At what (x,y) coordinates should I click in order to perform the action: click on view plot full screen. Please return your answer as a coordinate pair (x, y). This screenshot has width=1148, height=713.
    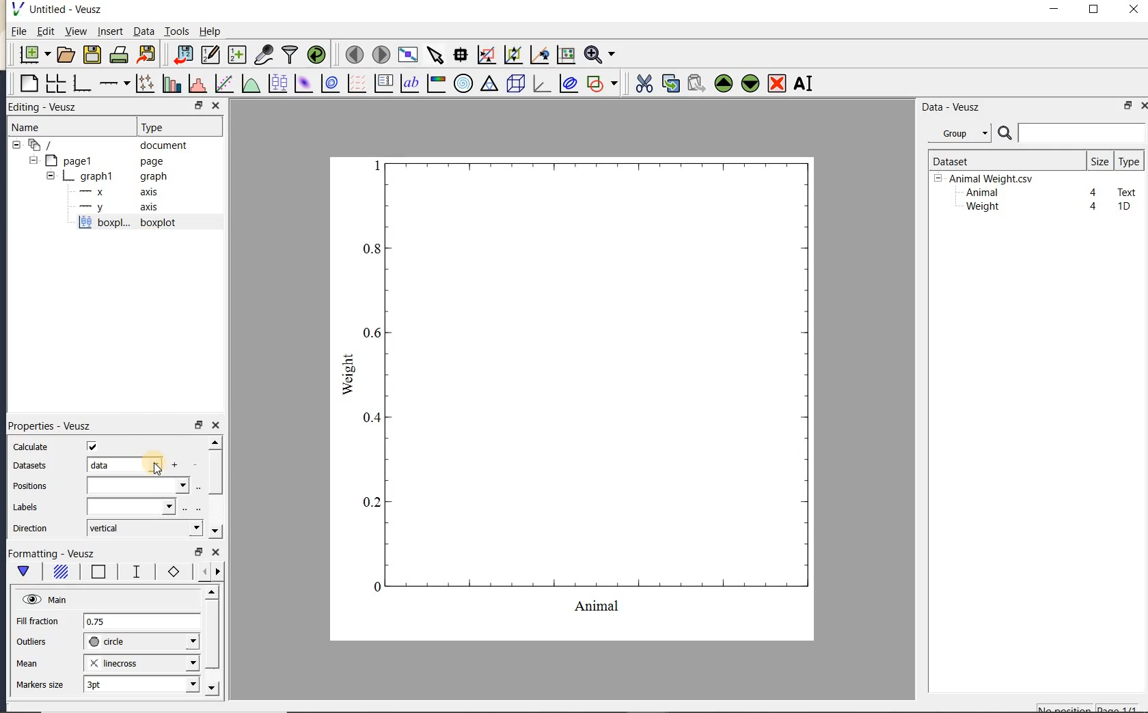
    Looking at the image, I should click on (407, 55).